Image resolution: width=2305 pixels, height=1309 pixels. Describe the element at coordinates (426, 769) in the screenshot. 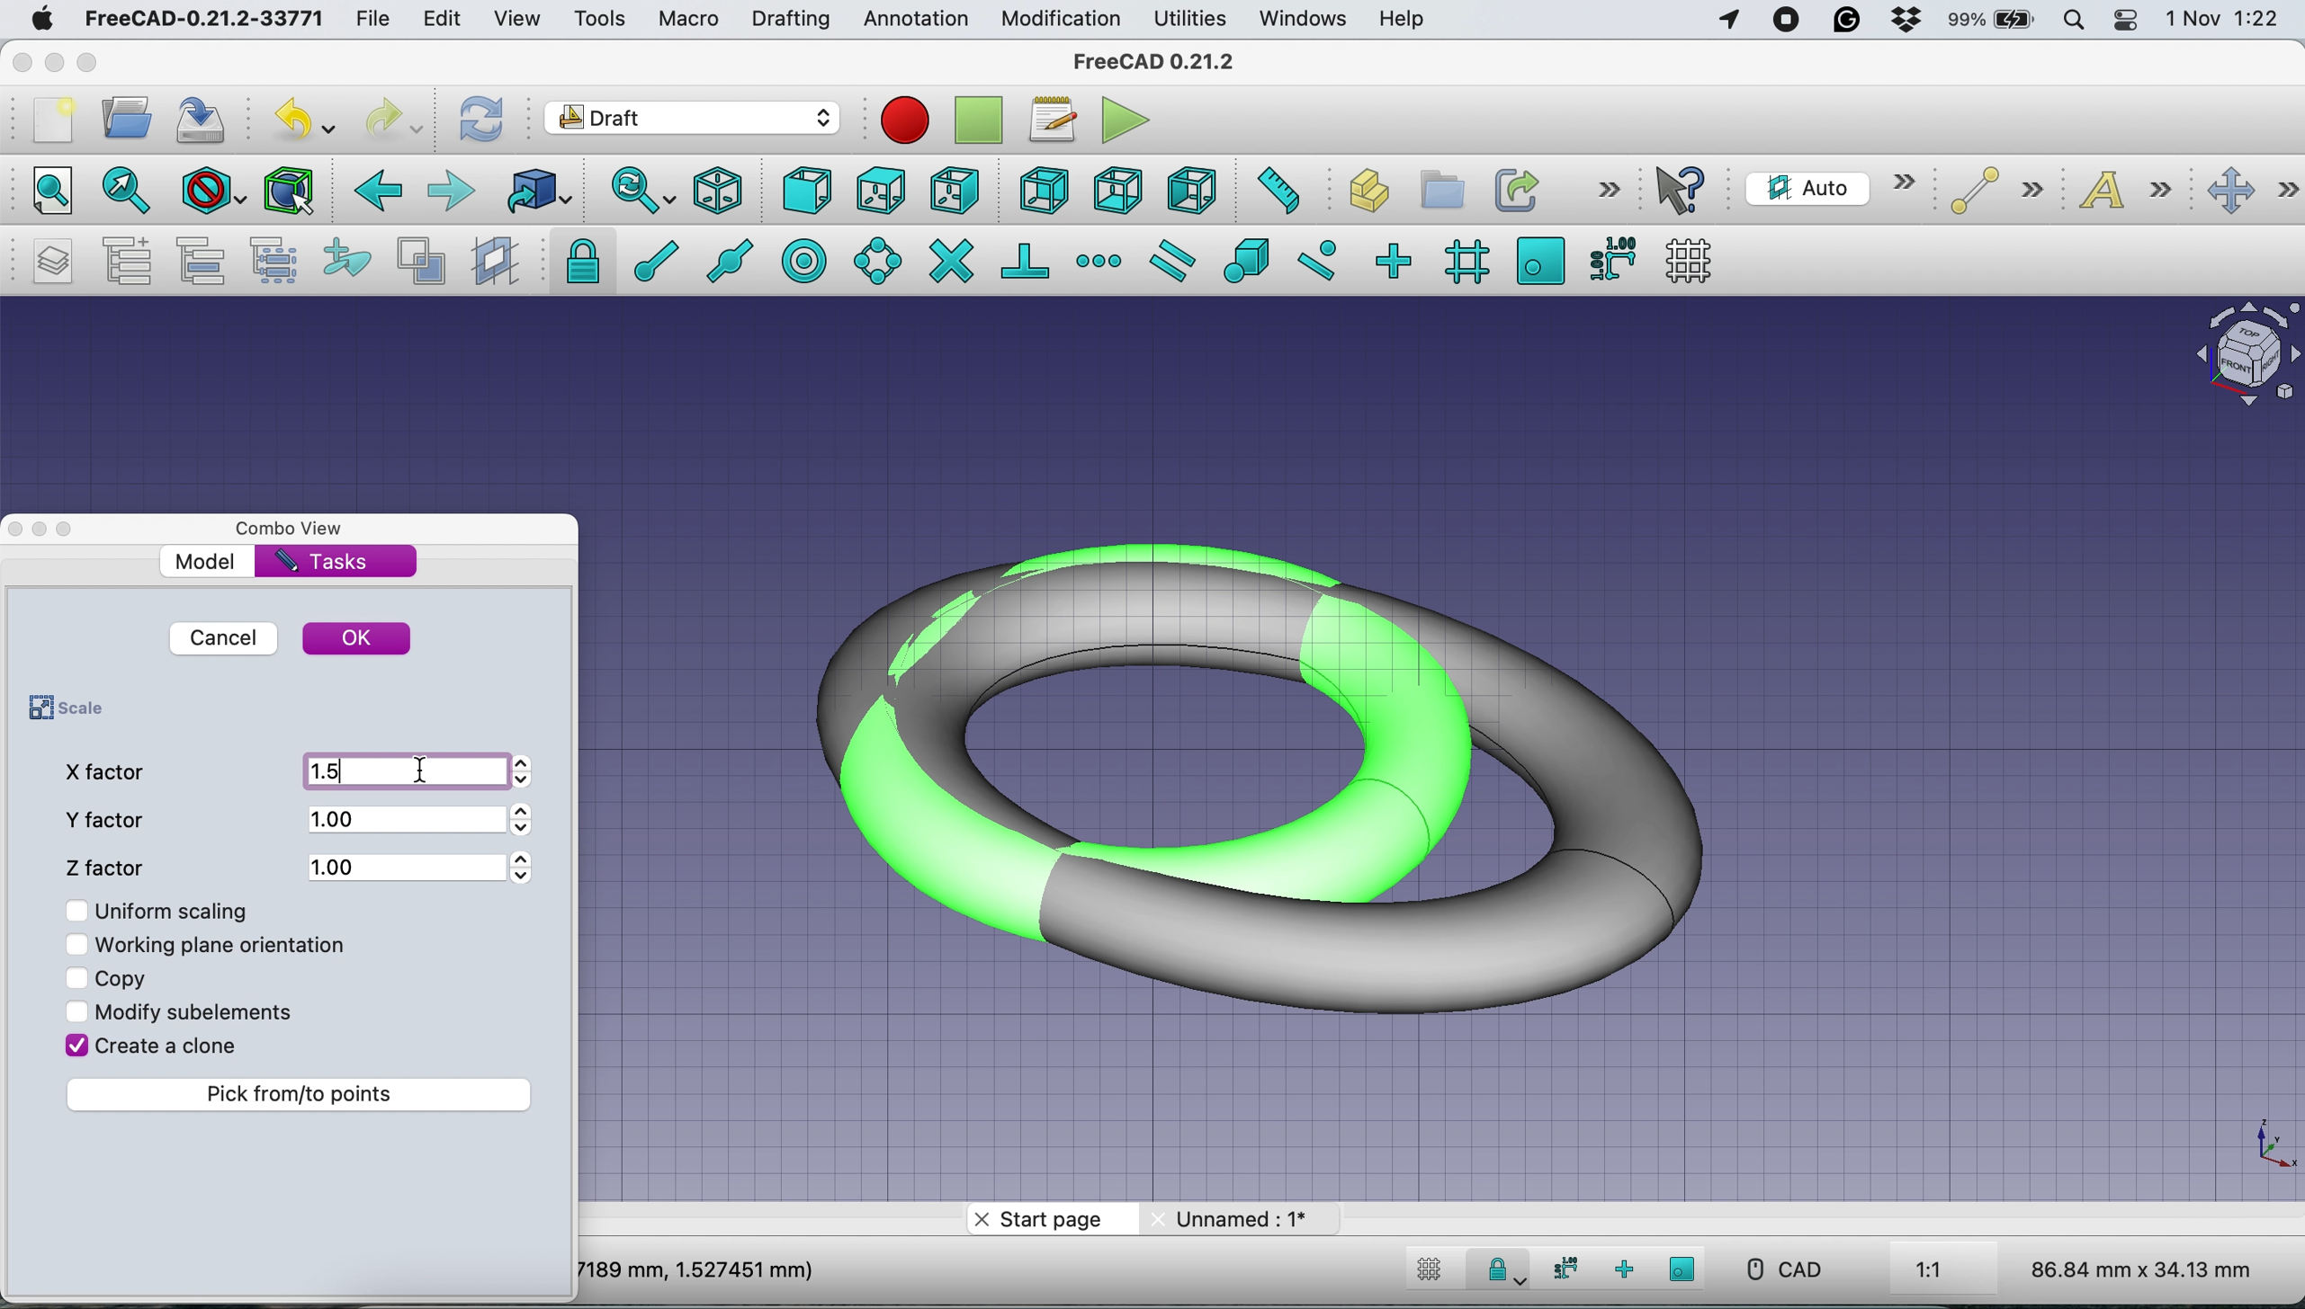

I see `cursor` at that location.